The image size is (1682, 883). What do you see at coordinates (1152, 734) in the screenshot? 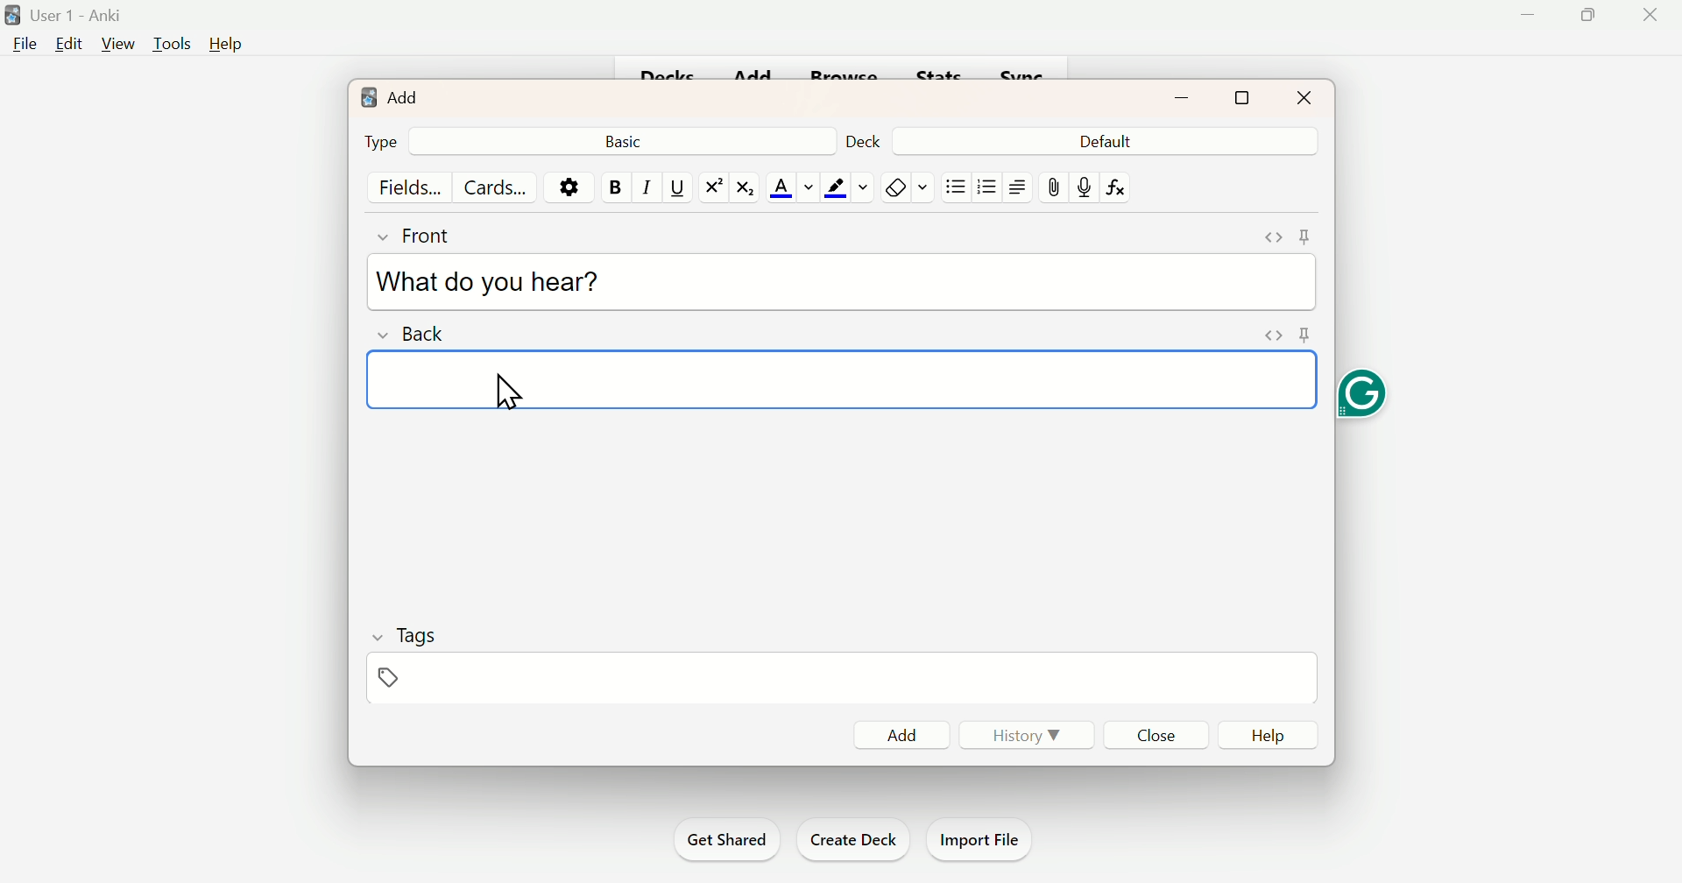
I see `Close` at bounding box center [1152, 734].